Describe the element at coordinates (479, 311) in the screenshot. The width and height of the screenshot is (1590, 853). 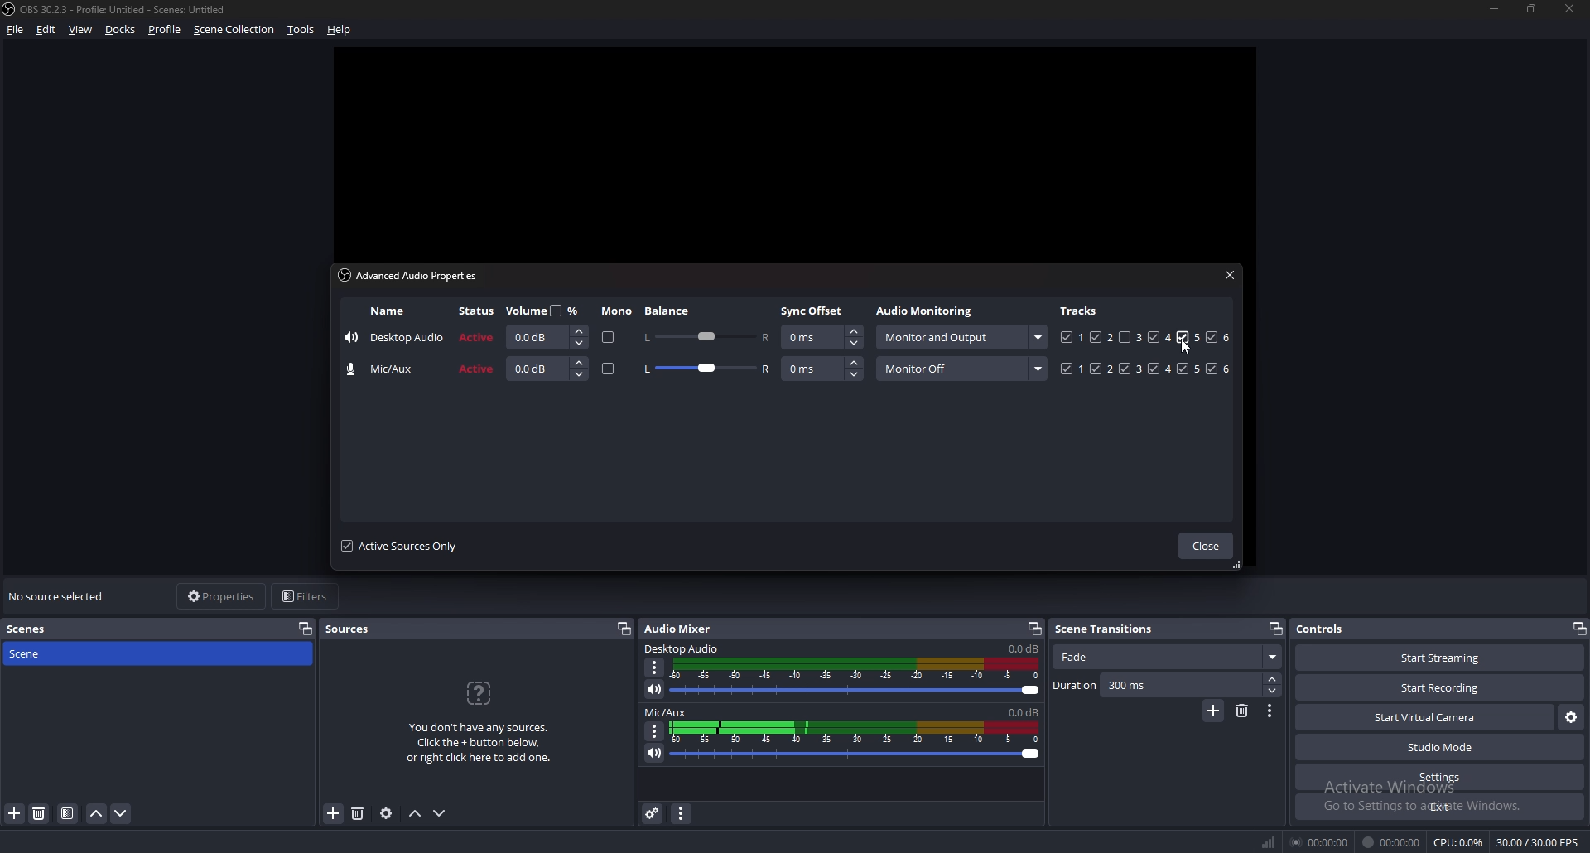
I see `stuatus` at that location.